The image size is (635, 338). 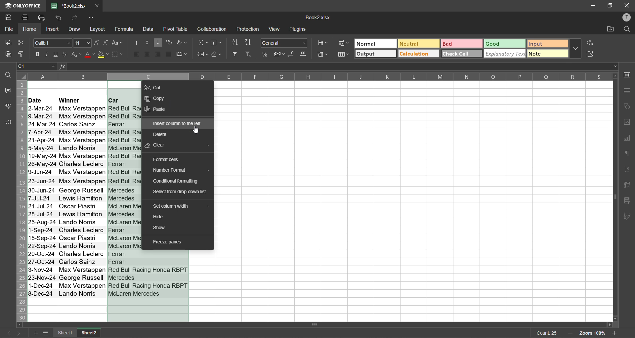 What do you see at coordinates (626, 76) in the screenshot?
I see `cell settings` at bounding box center [626, 76].